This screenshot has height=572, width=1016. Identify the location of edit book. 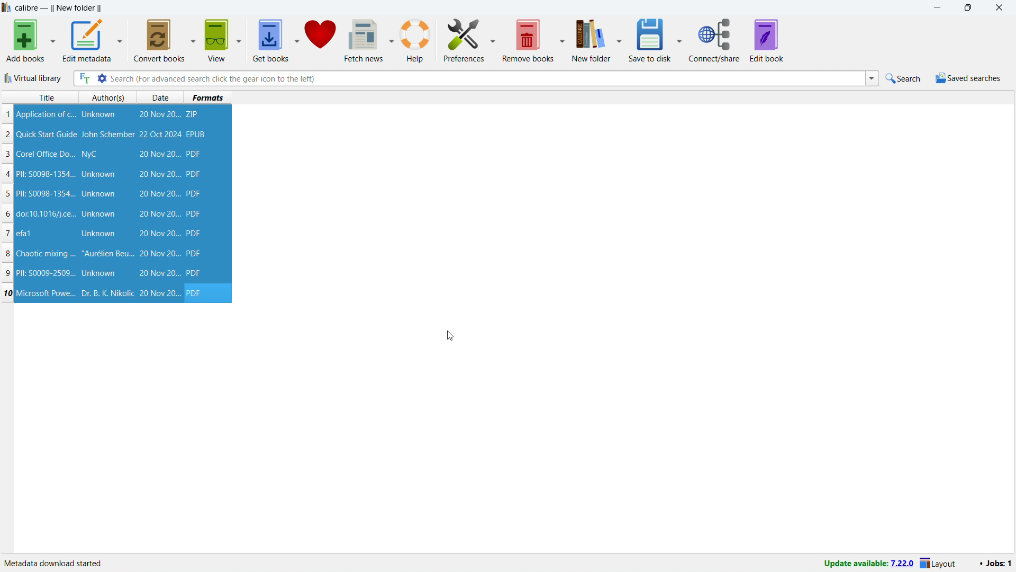
(767, 40).